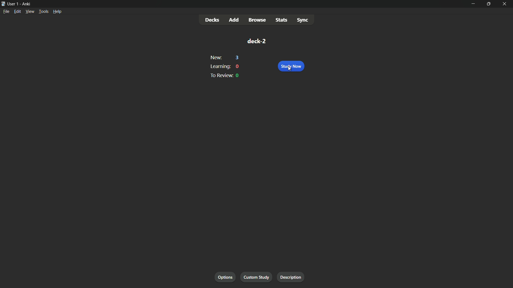 Image resolution: width=513 pixels, height=288 pixels. Describe the element at coordinates (303, 19) in the screenshot. I see `sync` at that location.